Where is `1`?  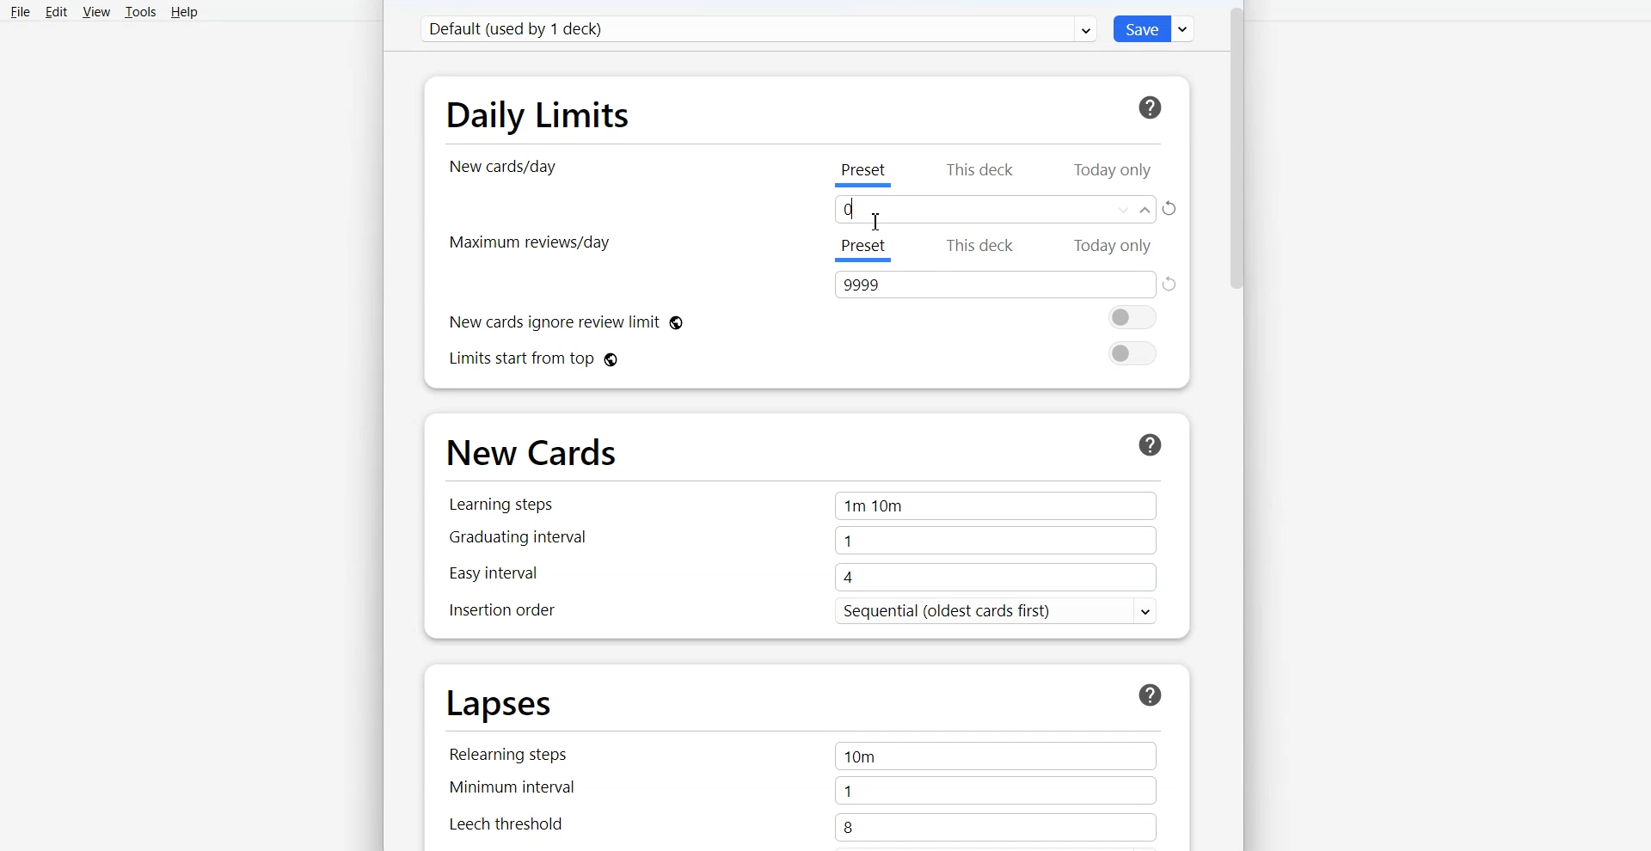 1 is located at coordinates (993, 542).